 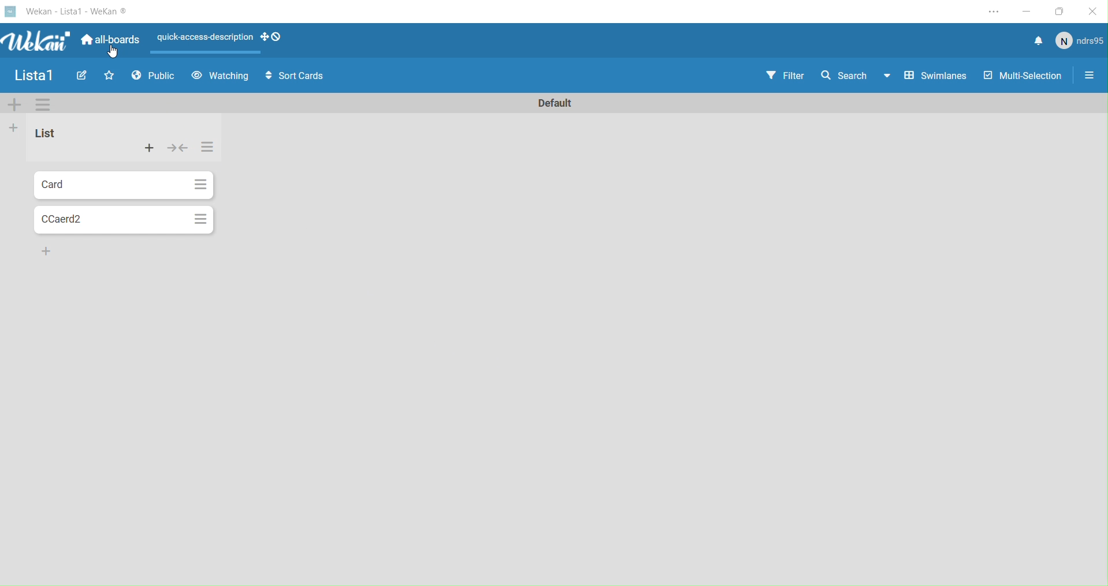 I want to click on Watching, so click(x=220, y=77).